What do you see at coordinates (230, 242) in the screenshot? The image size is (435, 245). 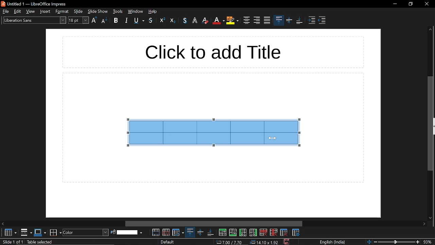 I see `cursor co-ordinate` at bounding box center [230, 242].